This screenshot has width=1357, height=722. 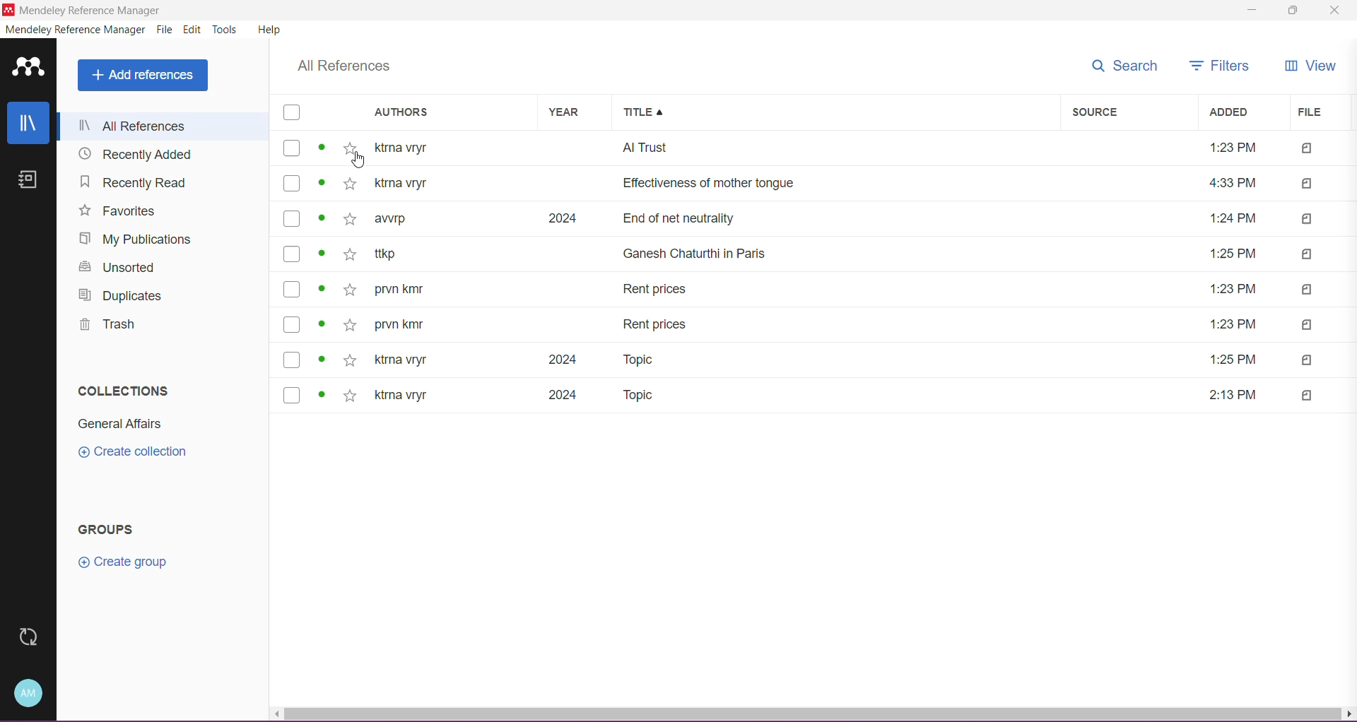 What do you see at coordinates (1308, 396) in the screenshot?
I see `Indicates file type` at bounding box center [1308, 396].